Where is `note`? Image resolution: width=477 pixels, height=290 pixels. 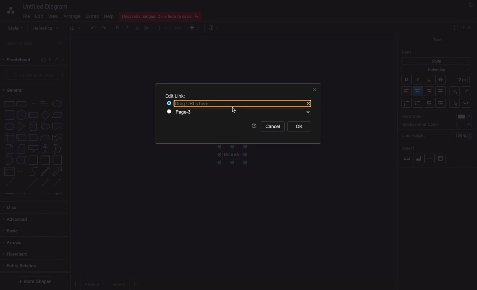 note is located at coordinates (9, 149).